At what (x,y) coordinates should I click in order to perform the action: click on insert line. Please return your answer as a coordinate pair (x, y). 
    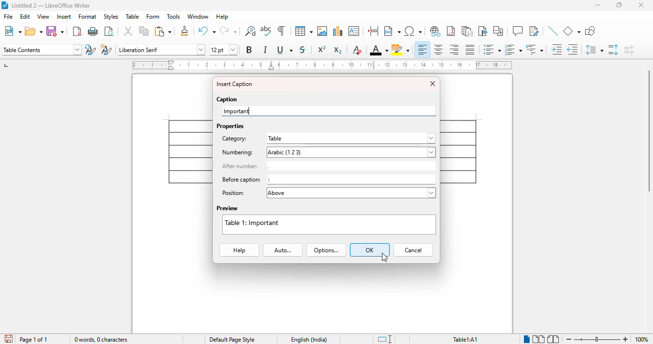
    Looking at the image, I should click on (553, 31).